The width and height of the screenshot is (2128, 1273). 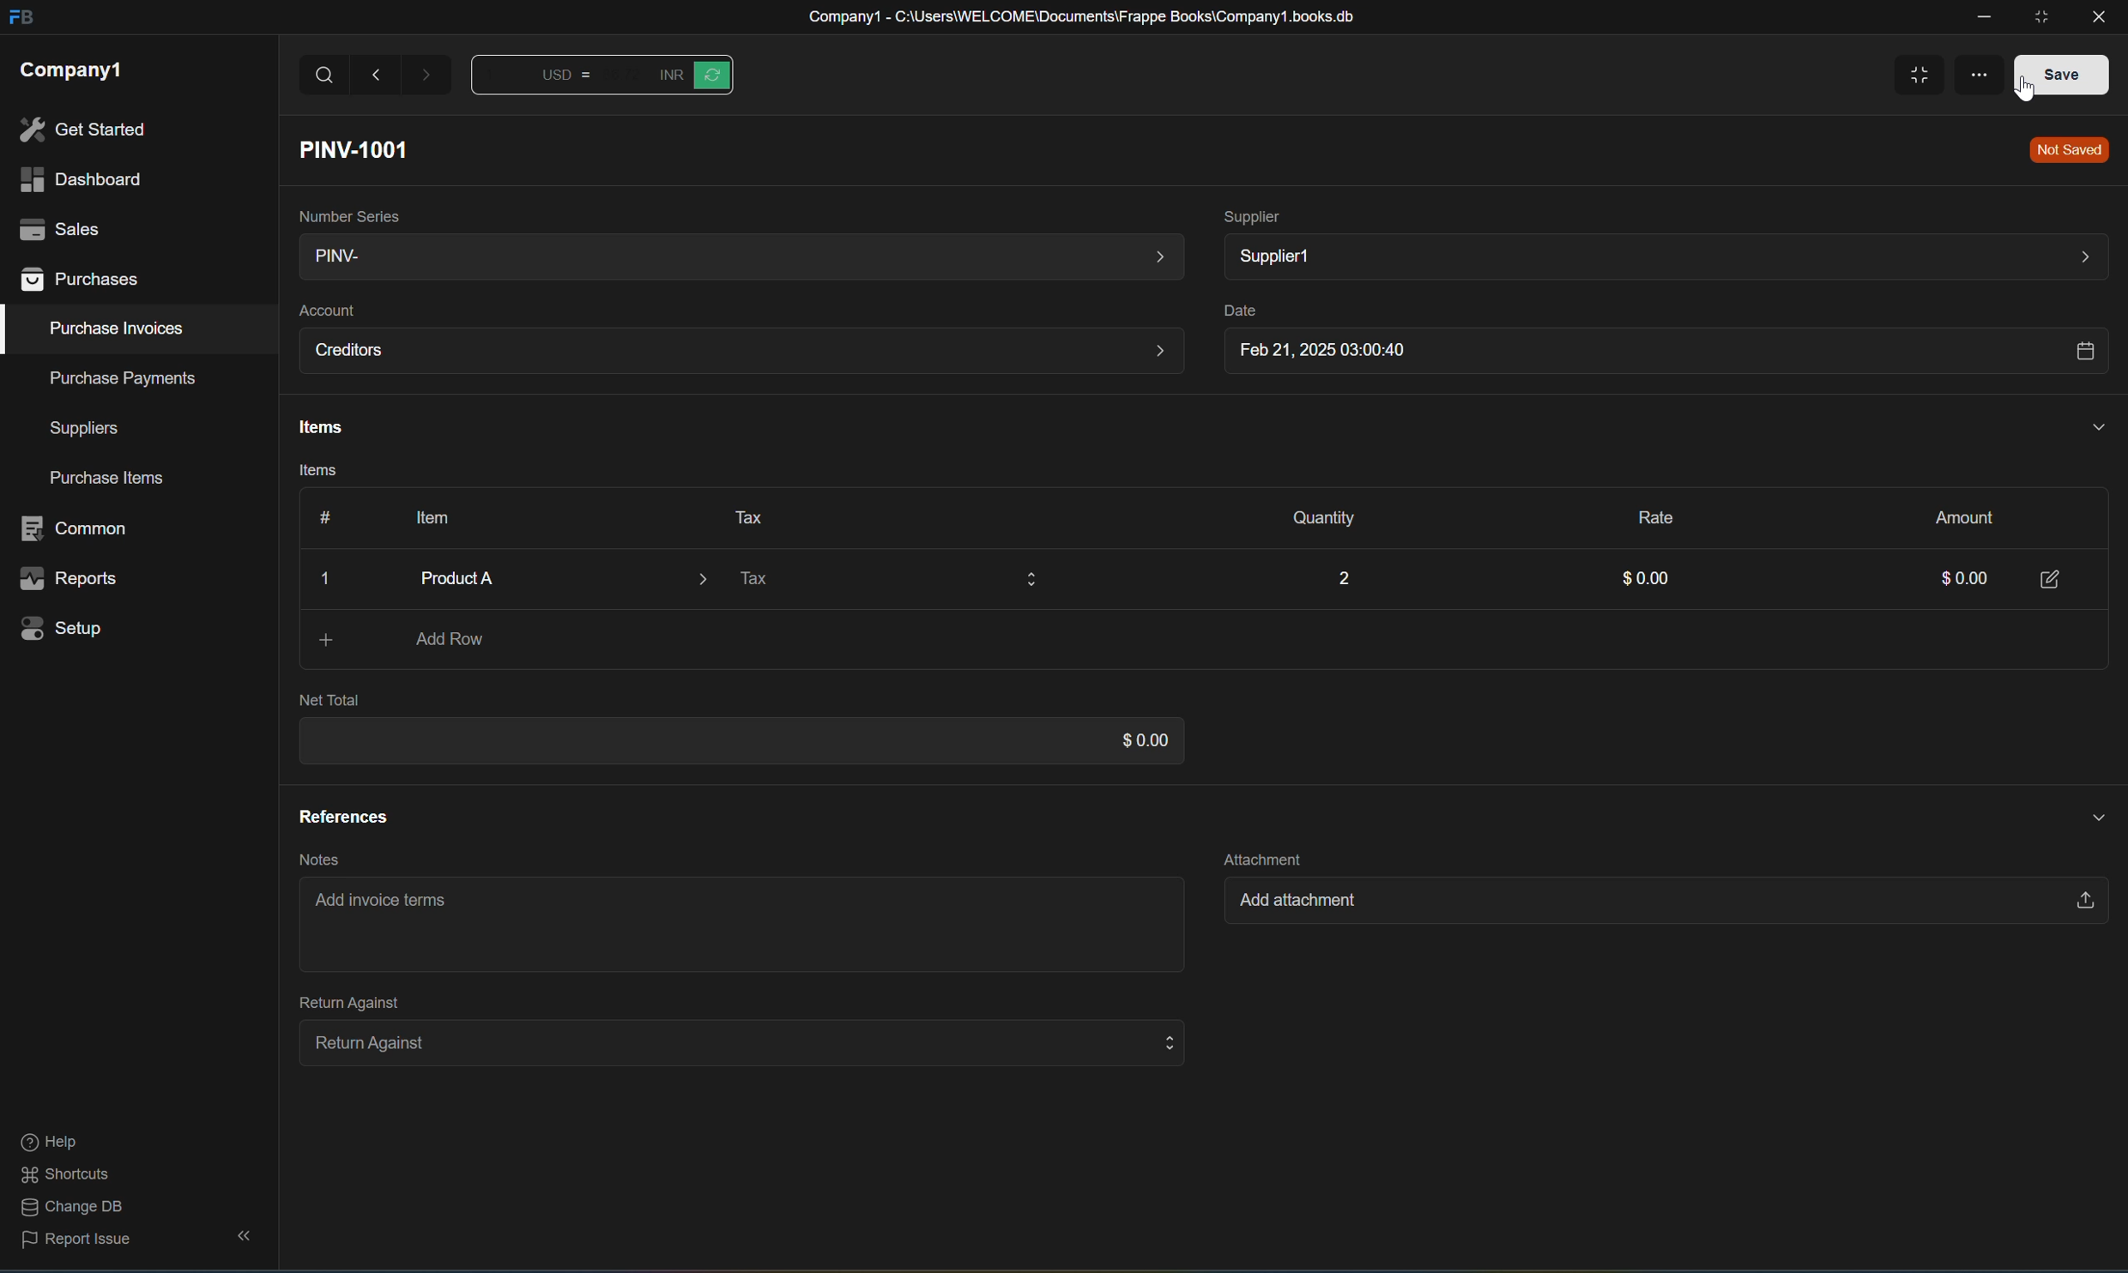 I want to click on Add, so click(x=314, y=640).